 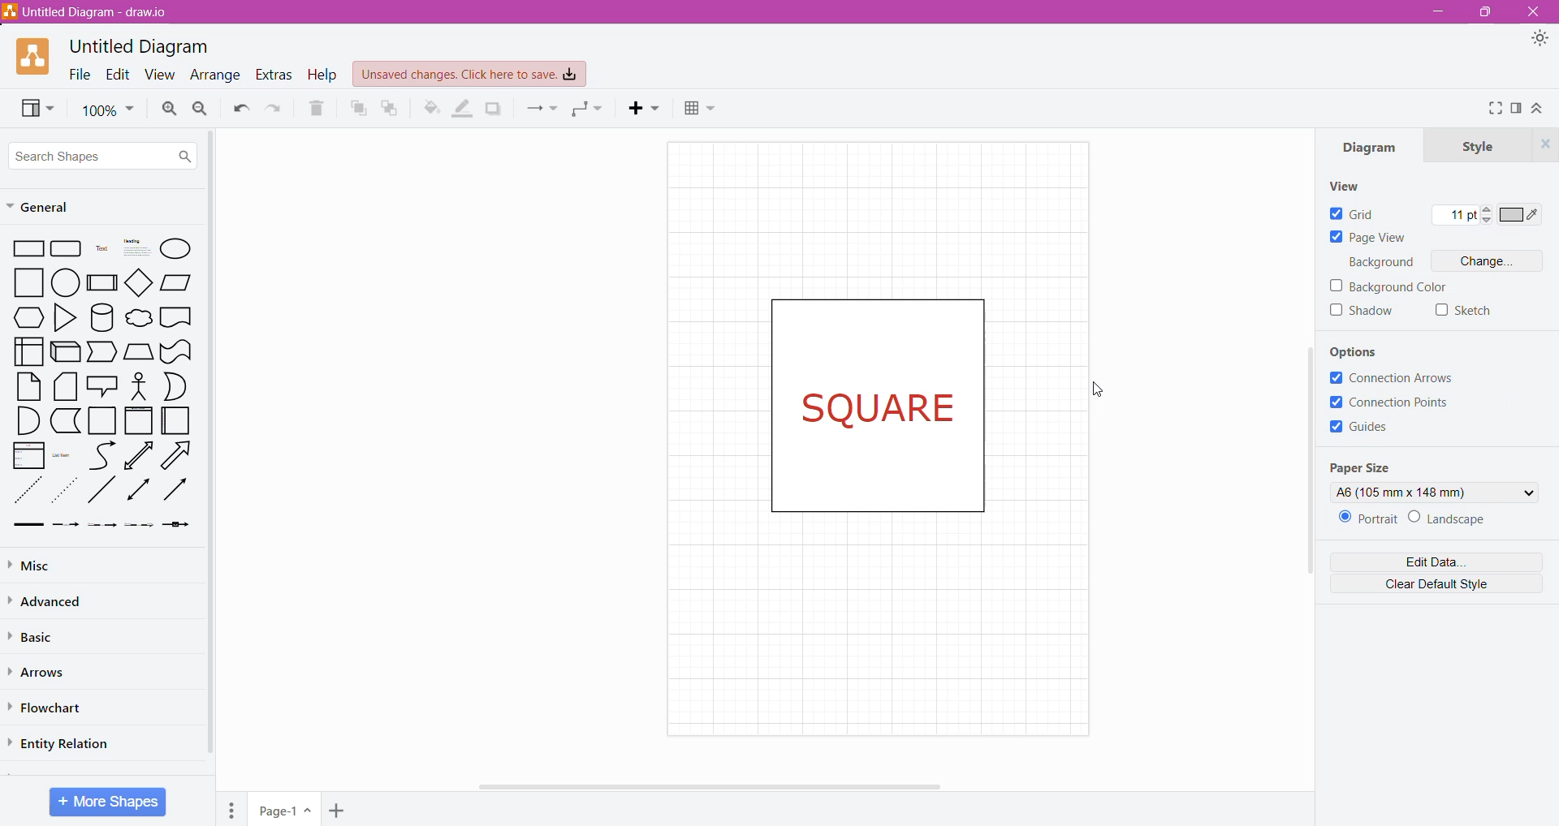 I want to click on Zoom Out, so click(x=201, y=110).